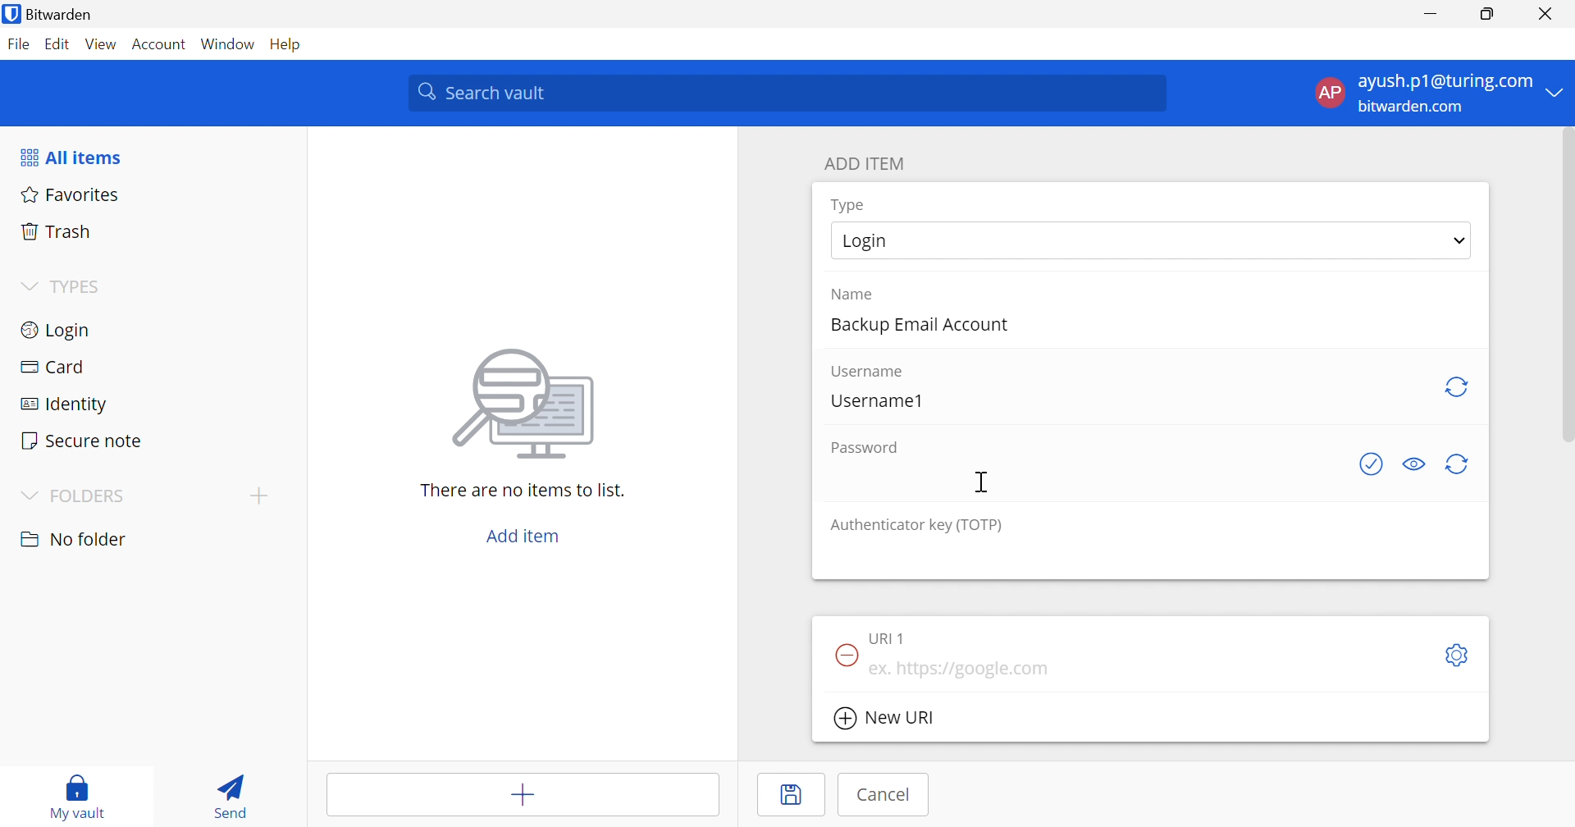  Describe the element at coordinates (845, 653) in the screenshot. I see `Remove` at that location.